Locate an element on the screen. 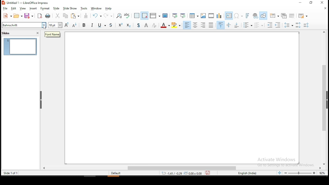 This screenshot has width=329, height=185. fit slide to current window is located at coordinates (279, 173).